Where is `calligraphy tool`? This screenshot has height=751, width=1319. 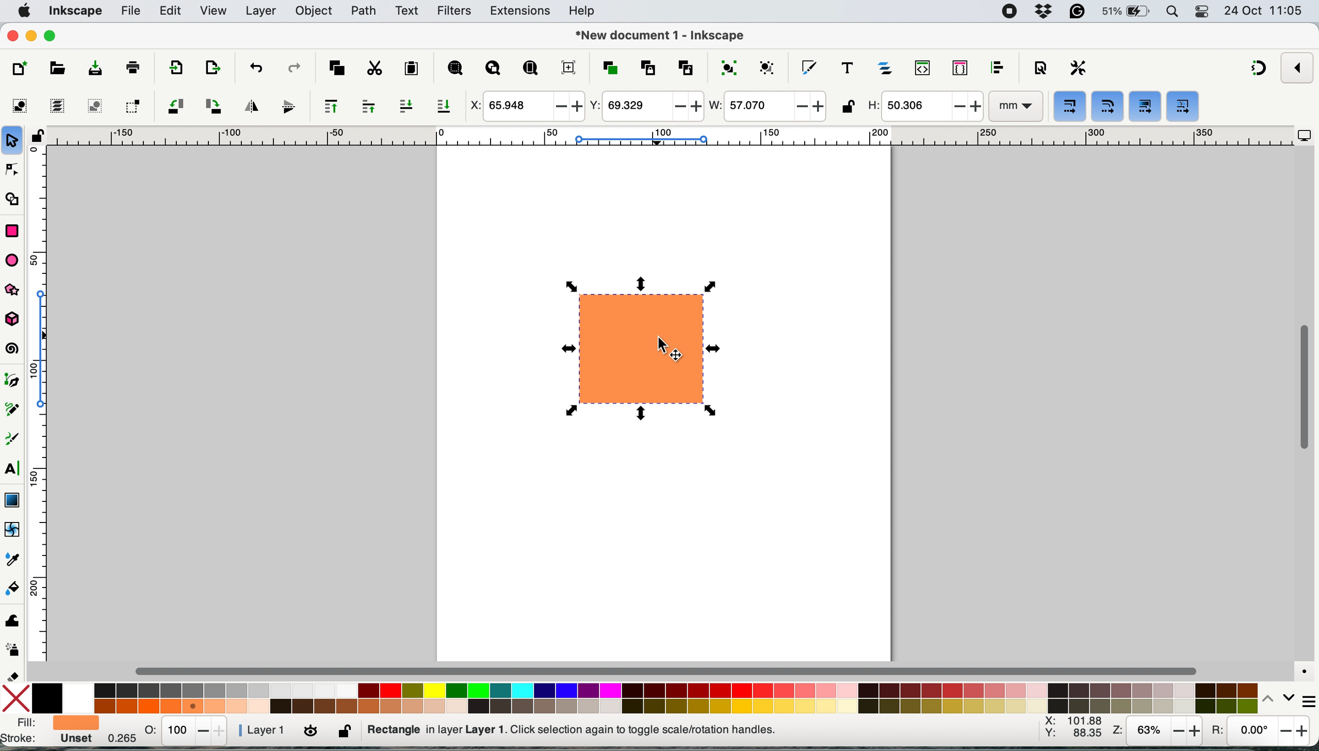
calligraphy tool is located at coordinates (13, 439).